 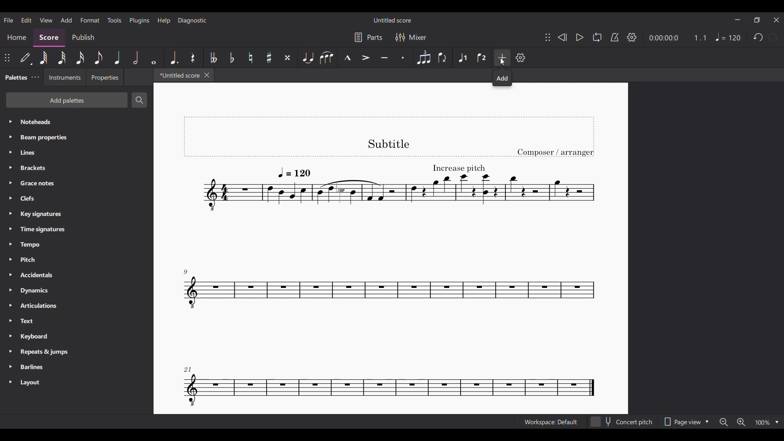 What do you see at coordinates (365, 58) in the screenshot?
I see `Accent` at bounding box center [365, 58].